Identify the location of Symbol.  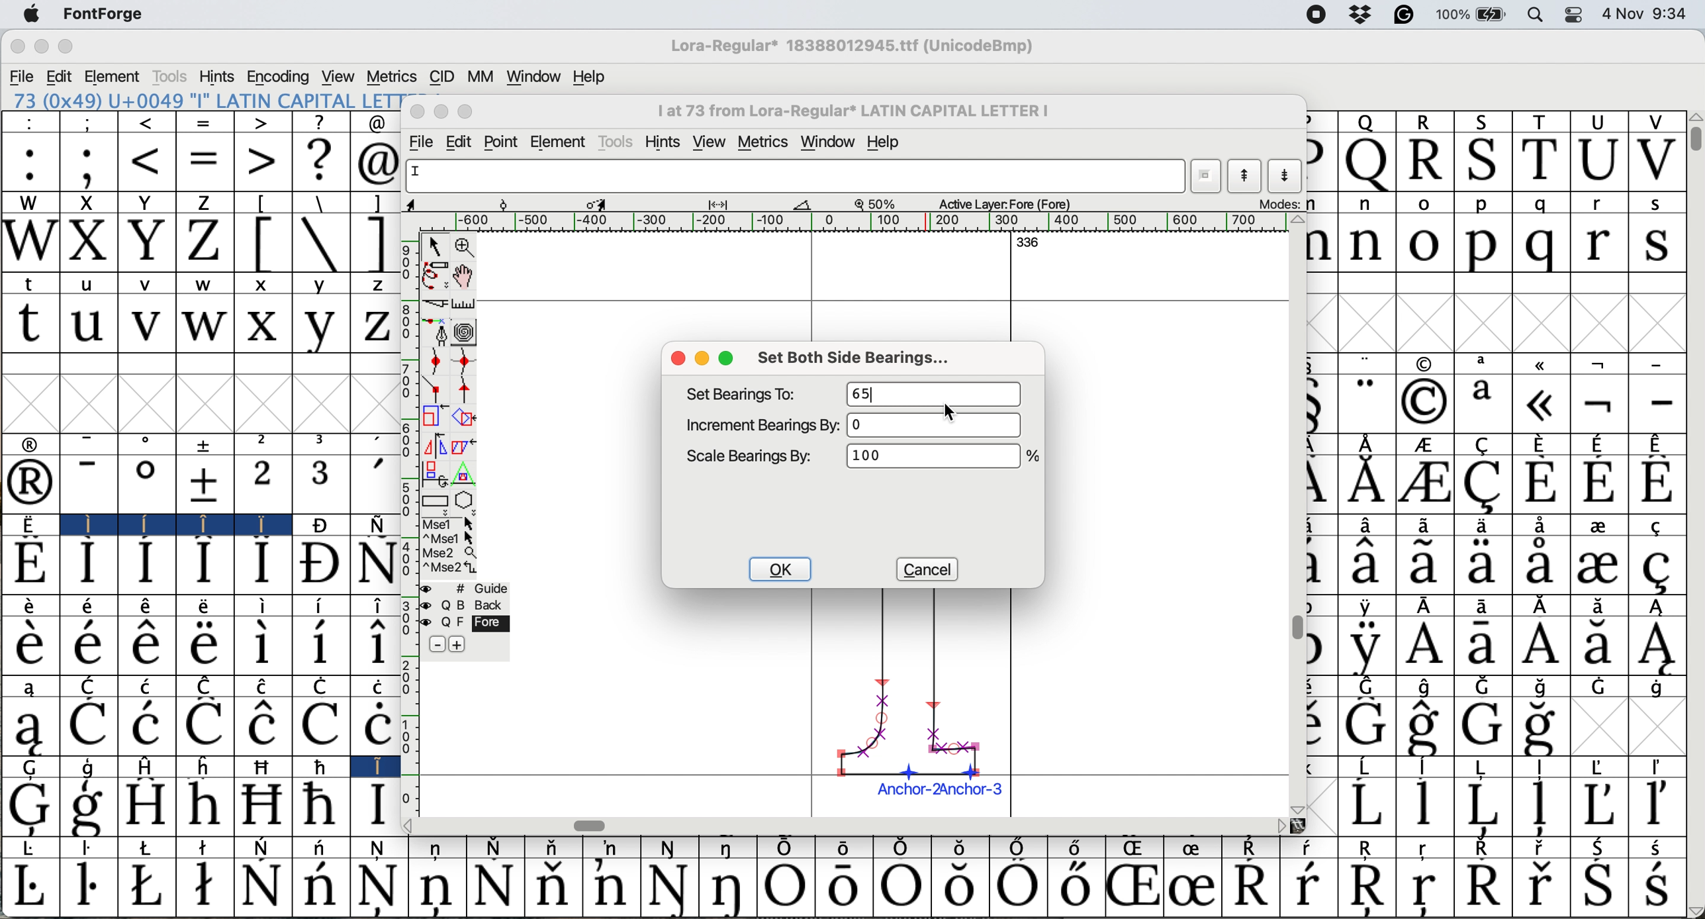
(29, 564).